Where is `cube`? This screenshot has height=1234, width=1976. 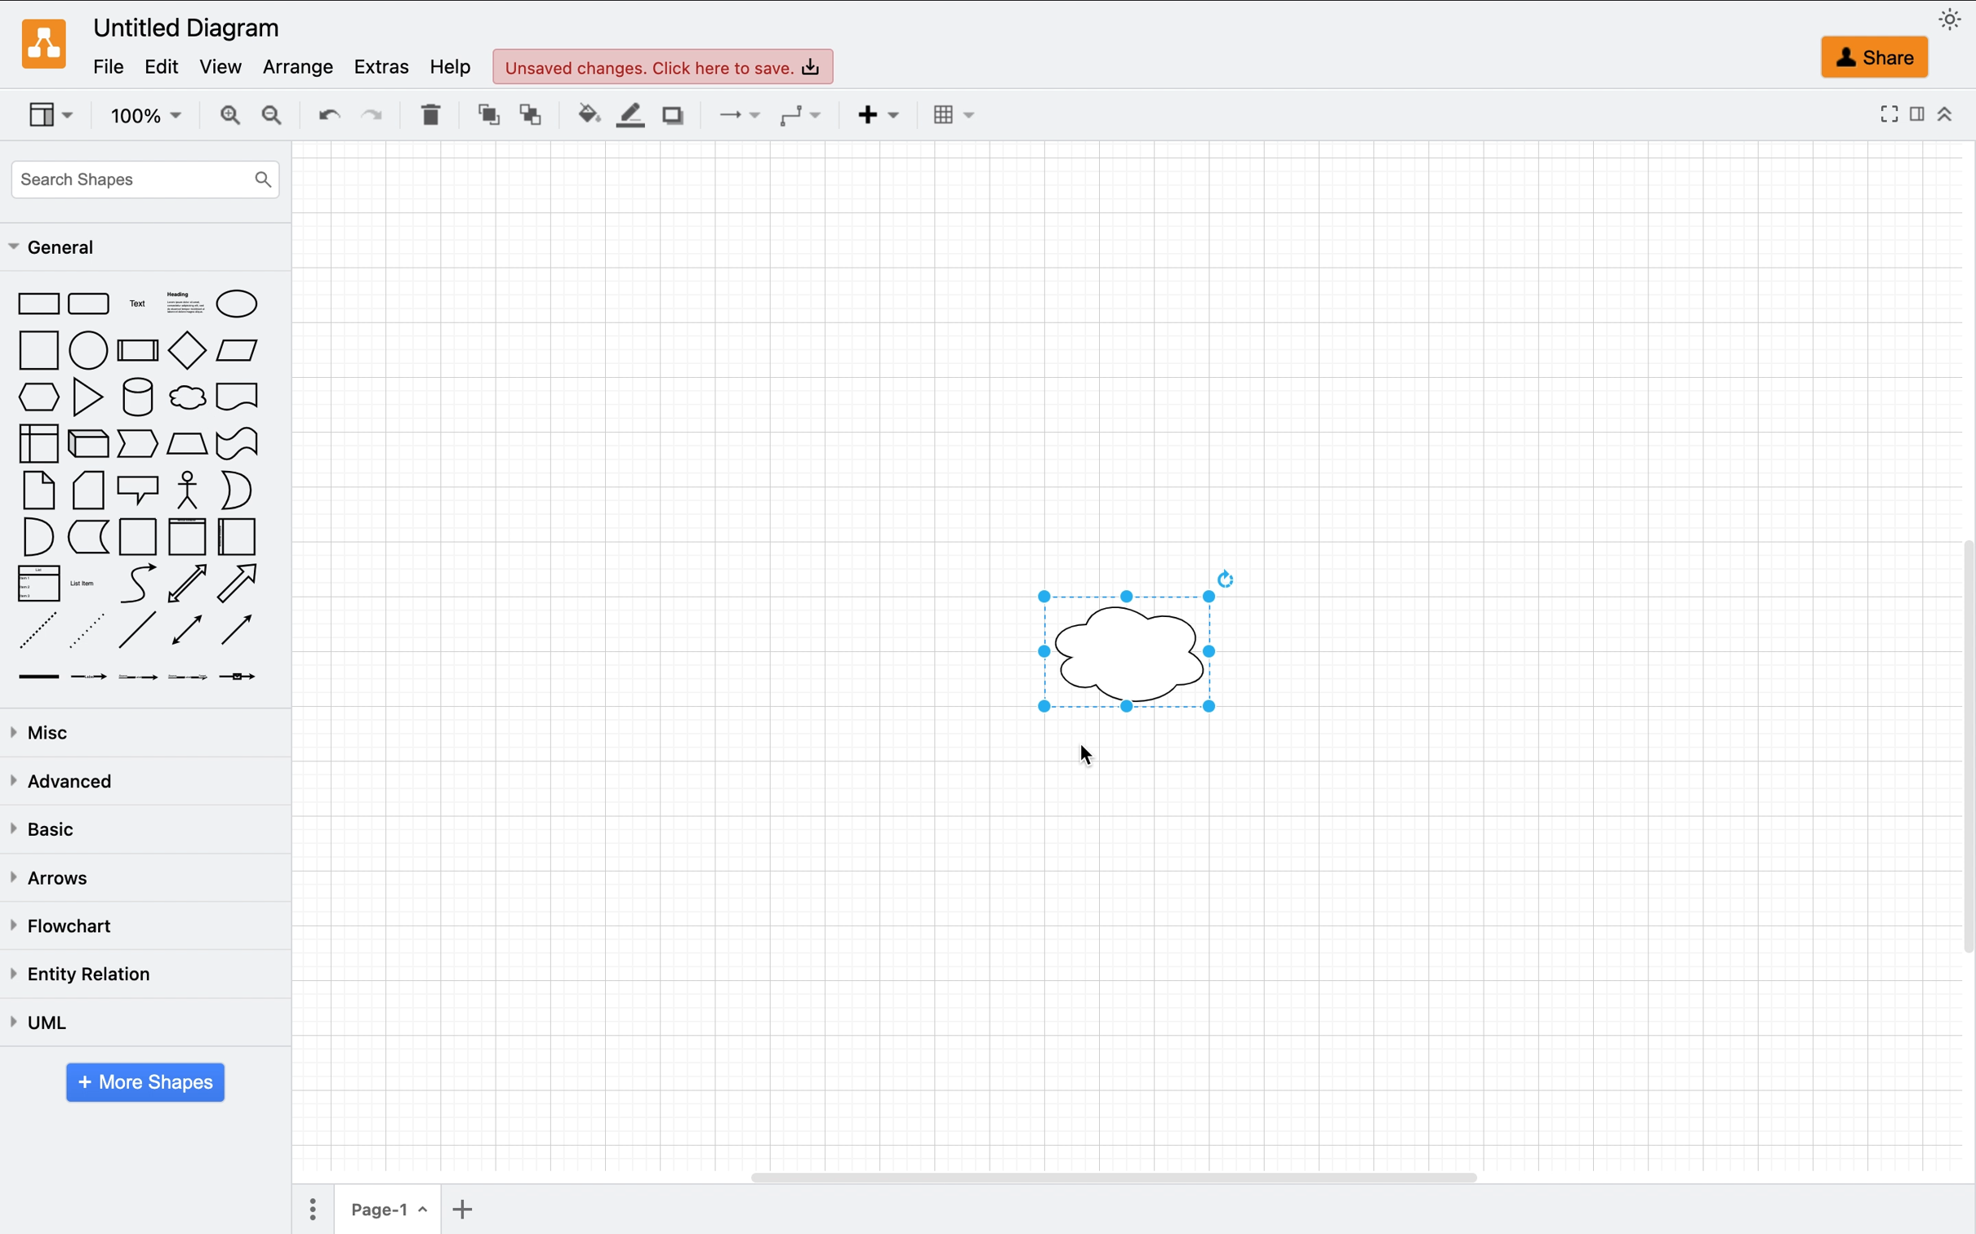 cube is located at coordinates (87, 447).